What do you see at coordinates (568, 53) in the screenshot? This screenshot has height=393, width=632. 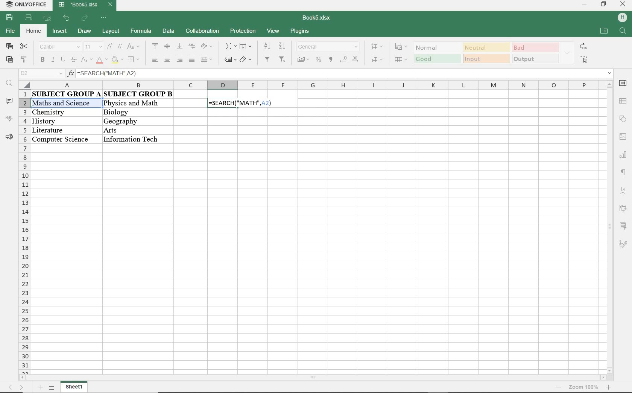 I see `expand` at bounding box center [568, 53].